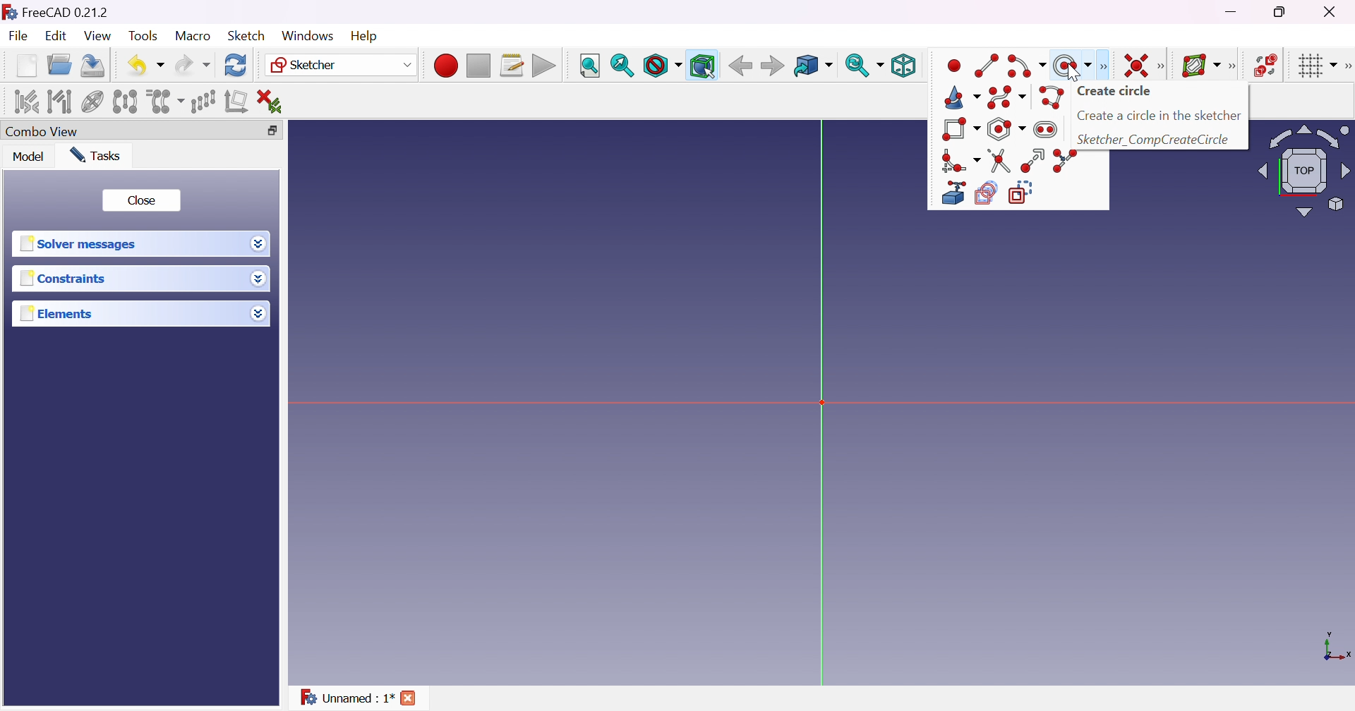  I want to click on Back, so click(771, 66).